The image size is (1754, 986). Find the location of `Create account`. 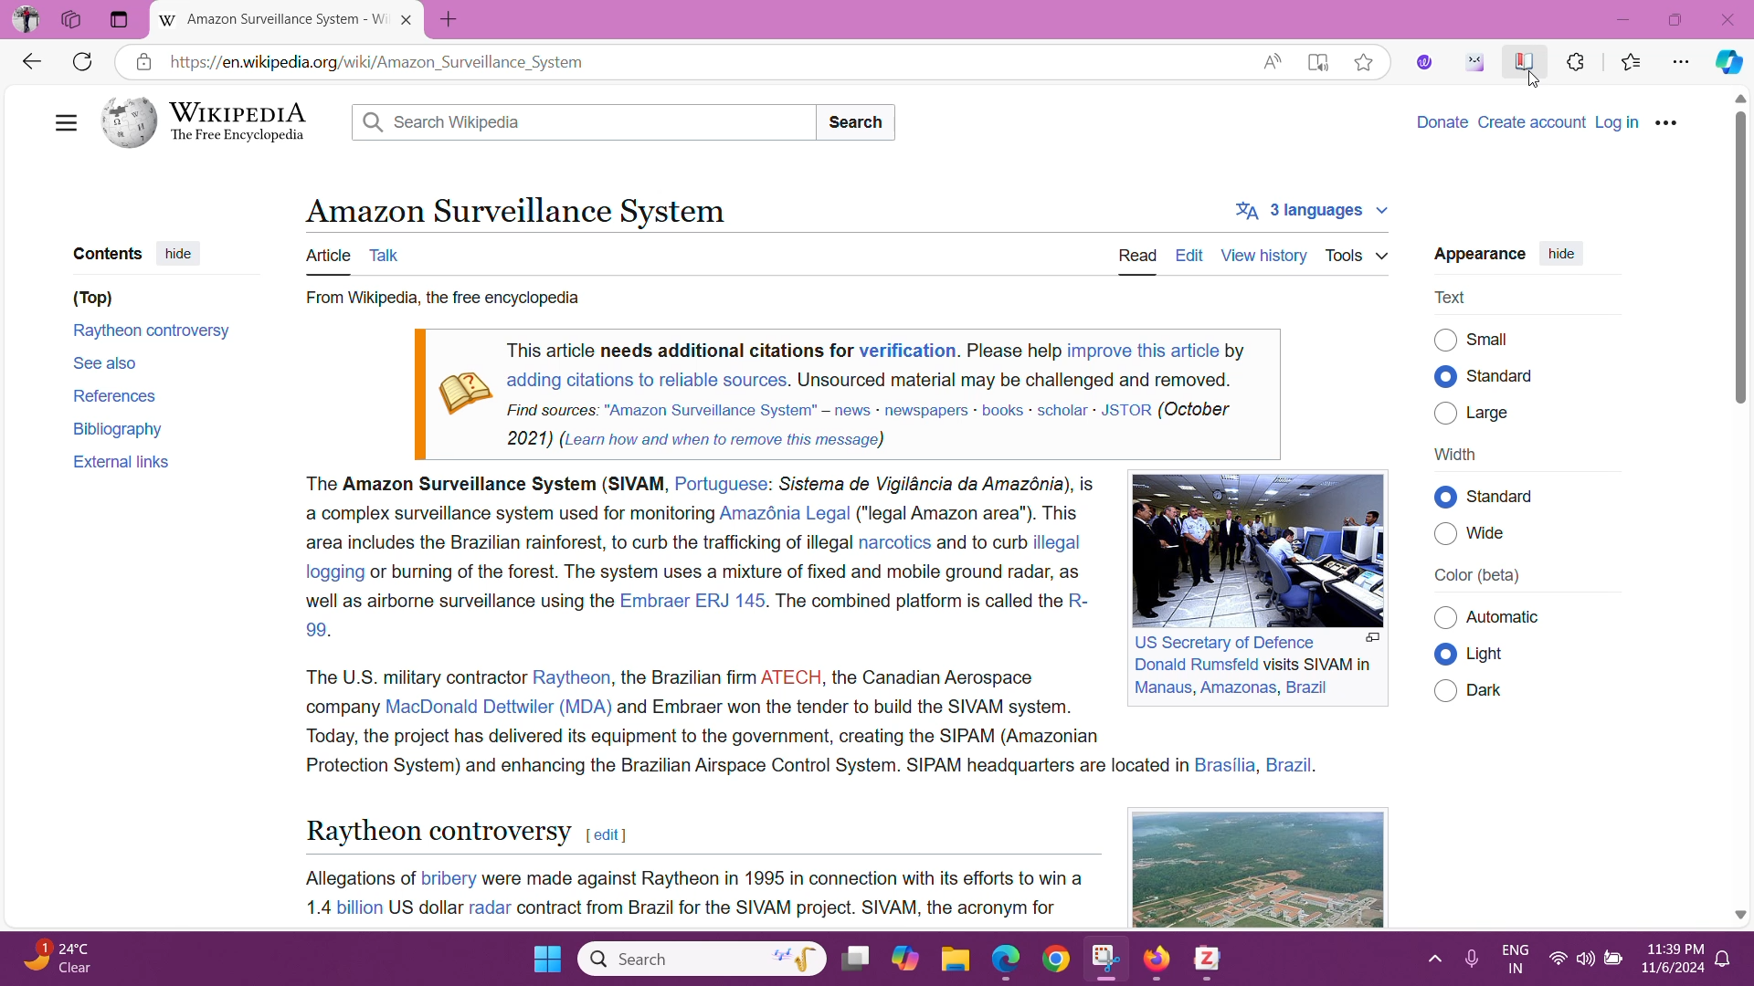

Create account is located at coordinates (1534, 121).